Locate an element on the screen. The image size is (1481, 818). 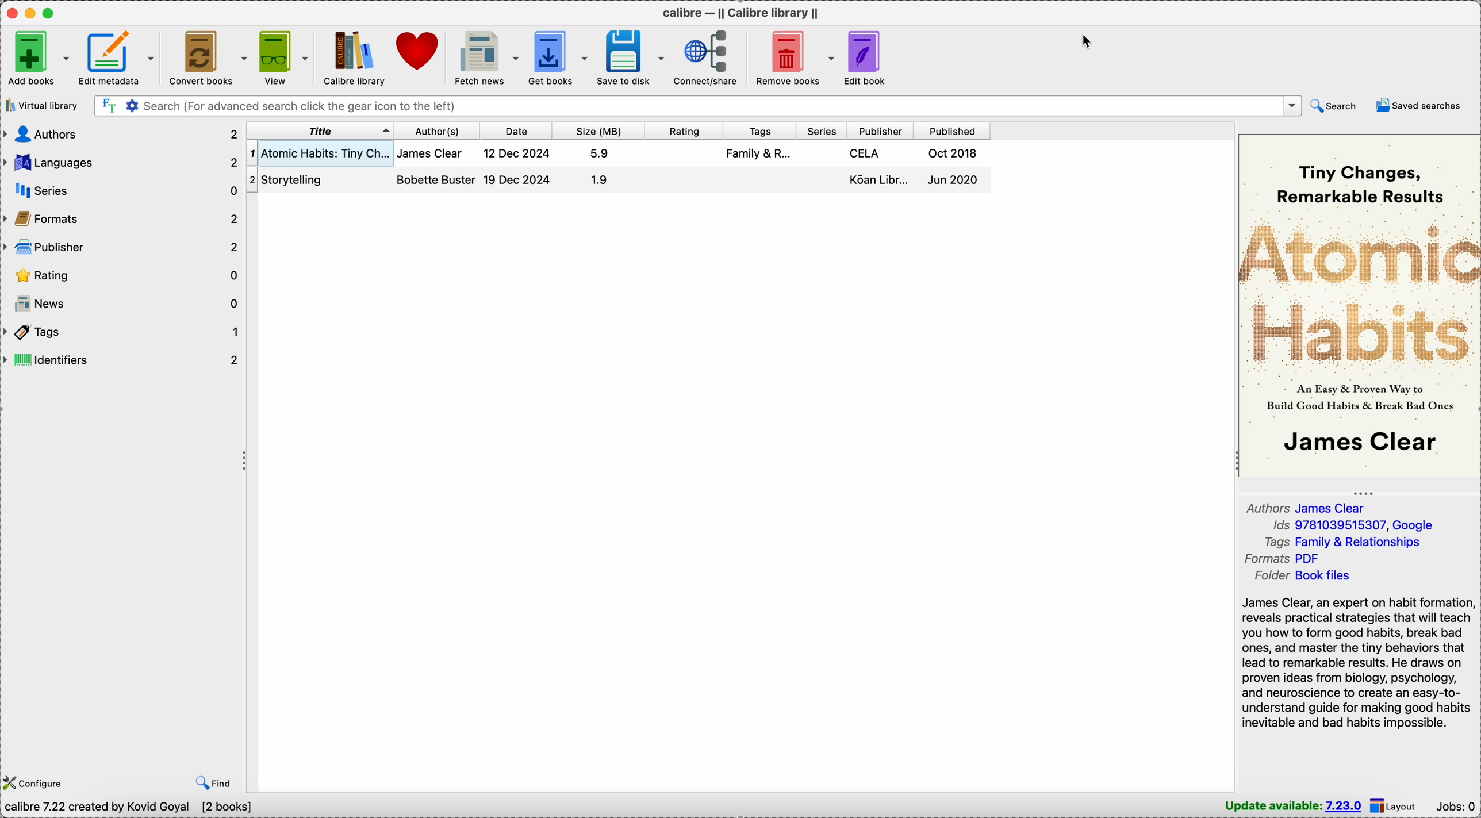
formats: PDF is located at coordinates (1286, 559).